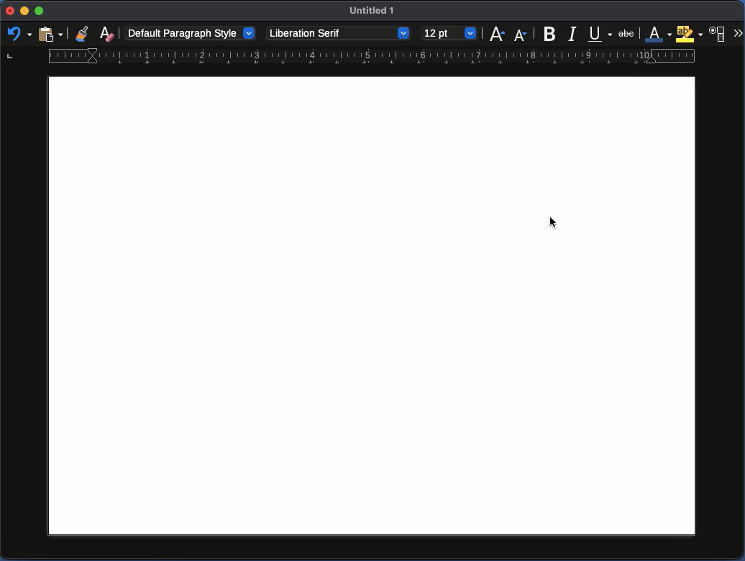  Describe the element at coordinates (554, 224) in the screenshot. I see `File saved` at that location.